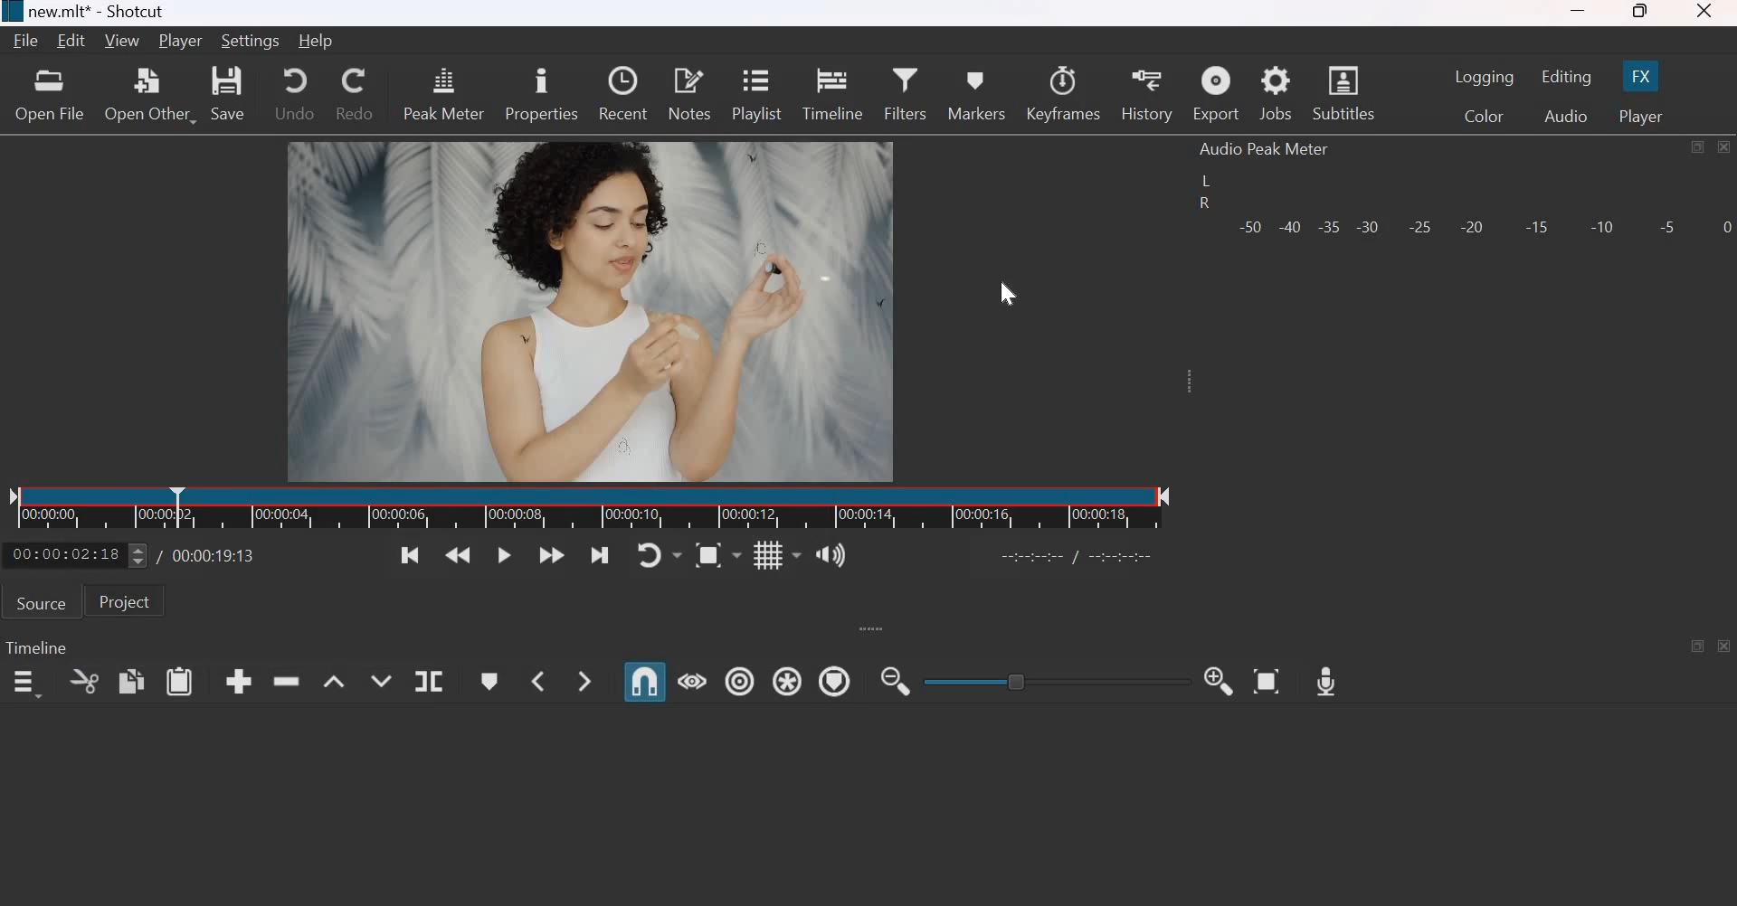 The image size is (1737, 906). Describe the element at coordinates (216, 555) in the screenshot. I see `Total duration` at that location.